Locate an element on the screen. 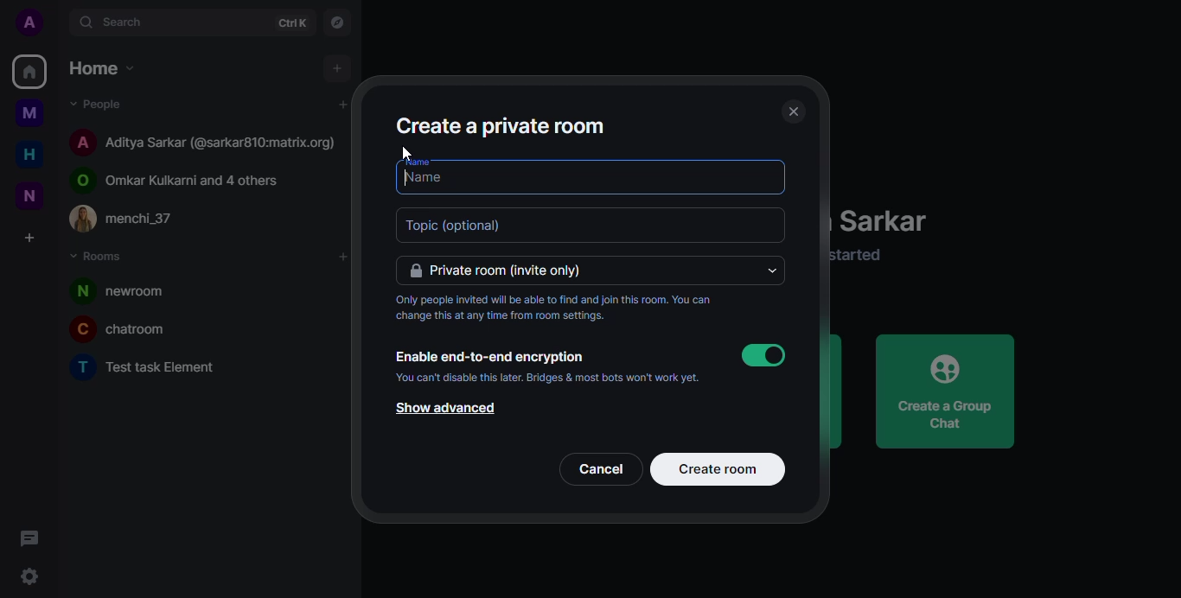 This screenshot has height=598, width=1181. info is located at coordinates (872, 257).